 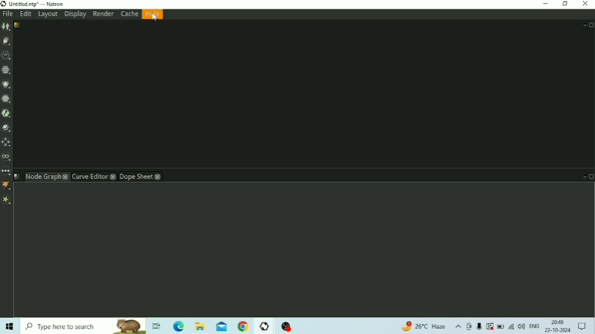 What do you see at coordinates (153, 15) in the screenshot?
I see `Help` at bounding box center [153, 15].